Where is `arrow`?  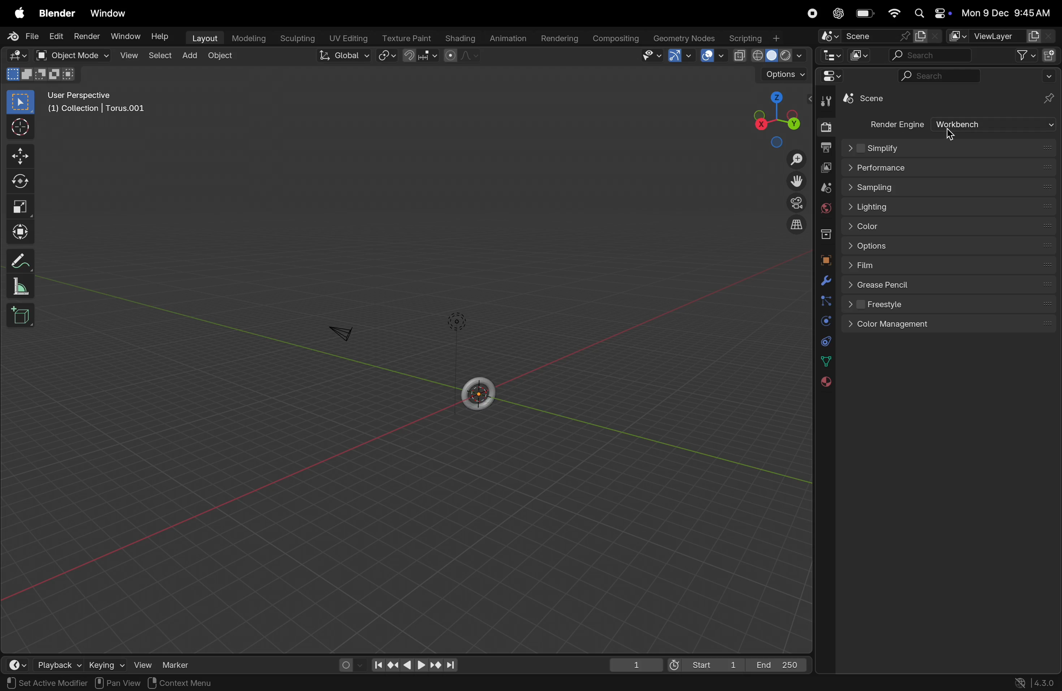
arrow is located at coordinates (681, 57).